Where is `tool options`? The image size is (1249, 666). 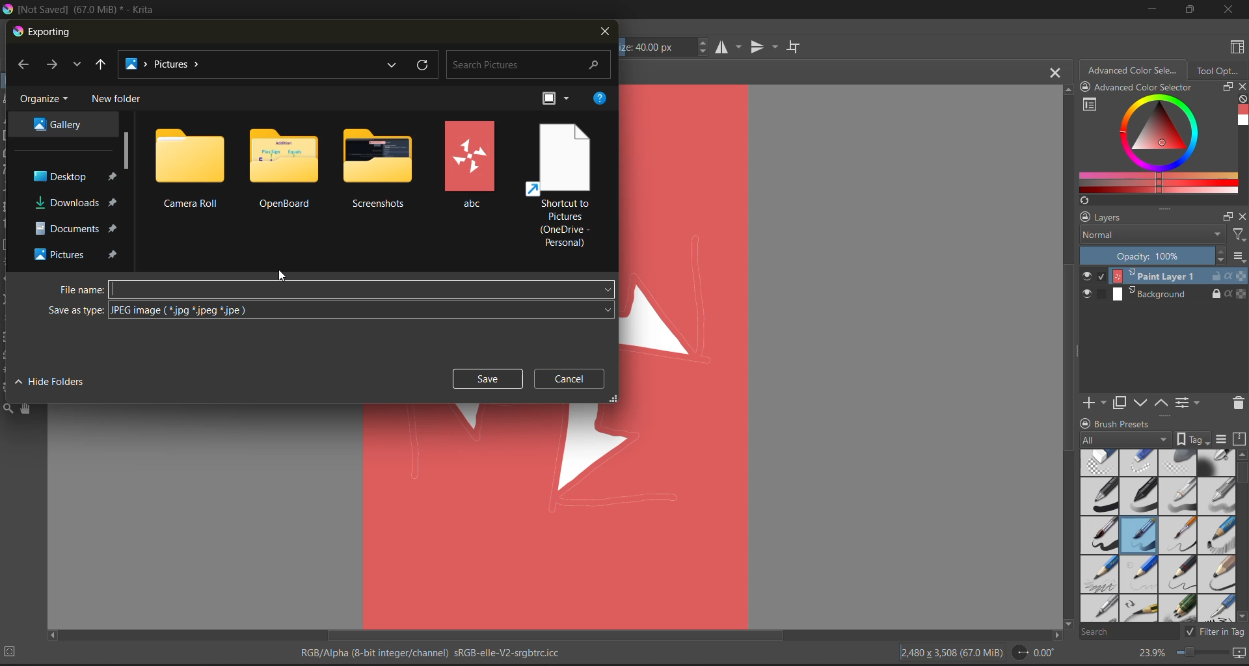 tool options is located at coordinates (1219, 73).